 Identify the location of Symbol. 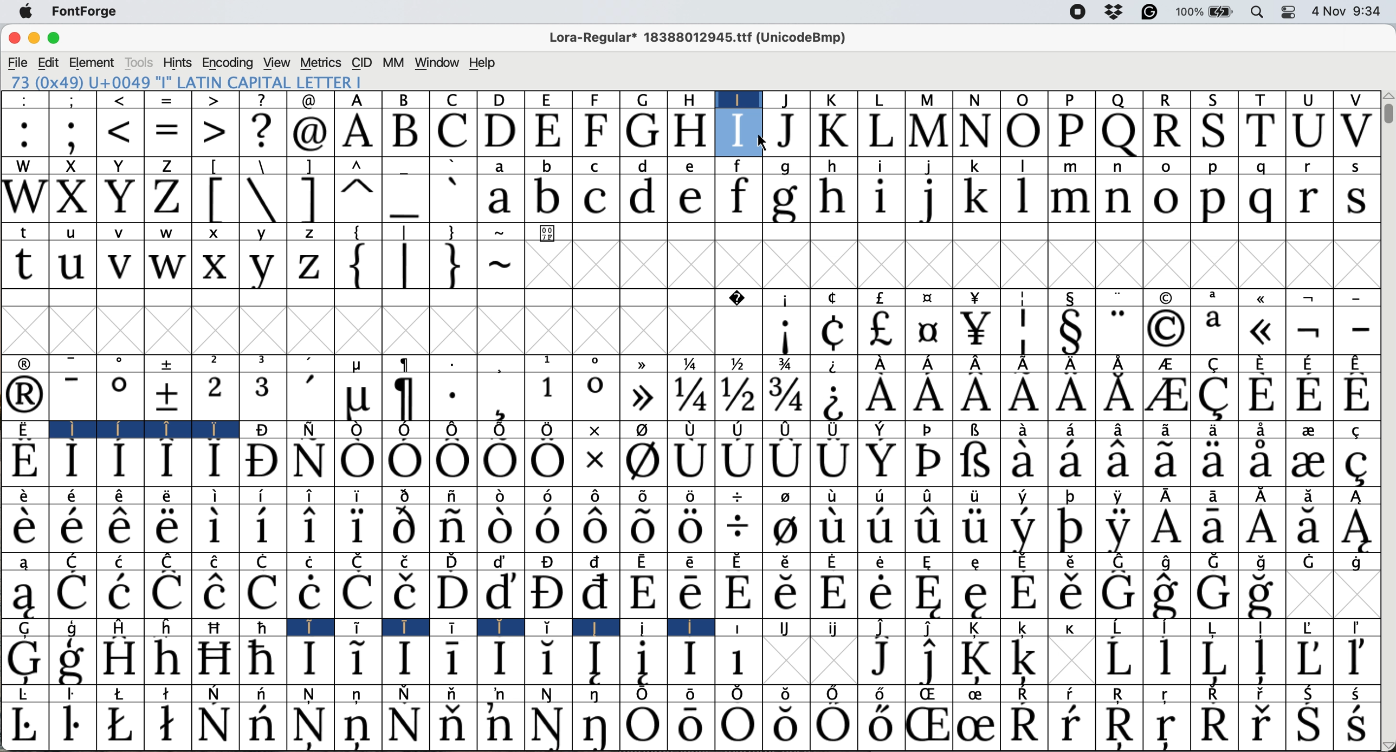
(977, 562).